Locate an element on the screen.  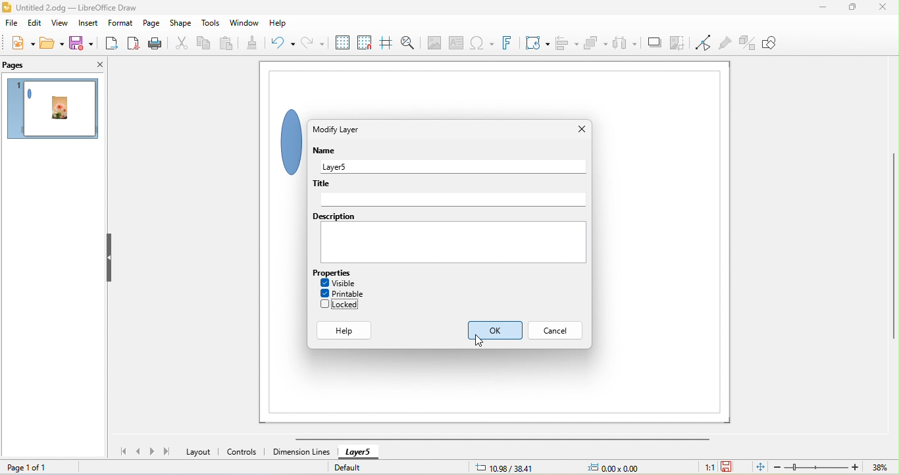
vertical scroll bar is located at coordinates (891, 248).